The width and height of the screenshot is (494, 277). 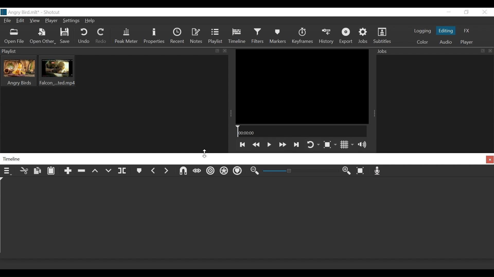 I want to click on Peak Meter, so click(x=127, y=36).